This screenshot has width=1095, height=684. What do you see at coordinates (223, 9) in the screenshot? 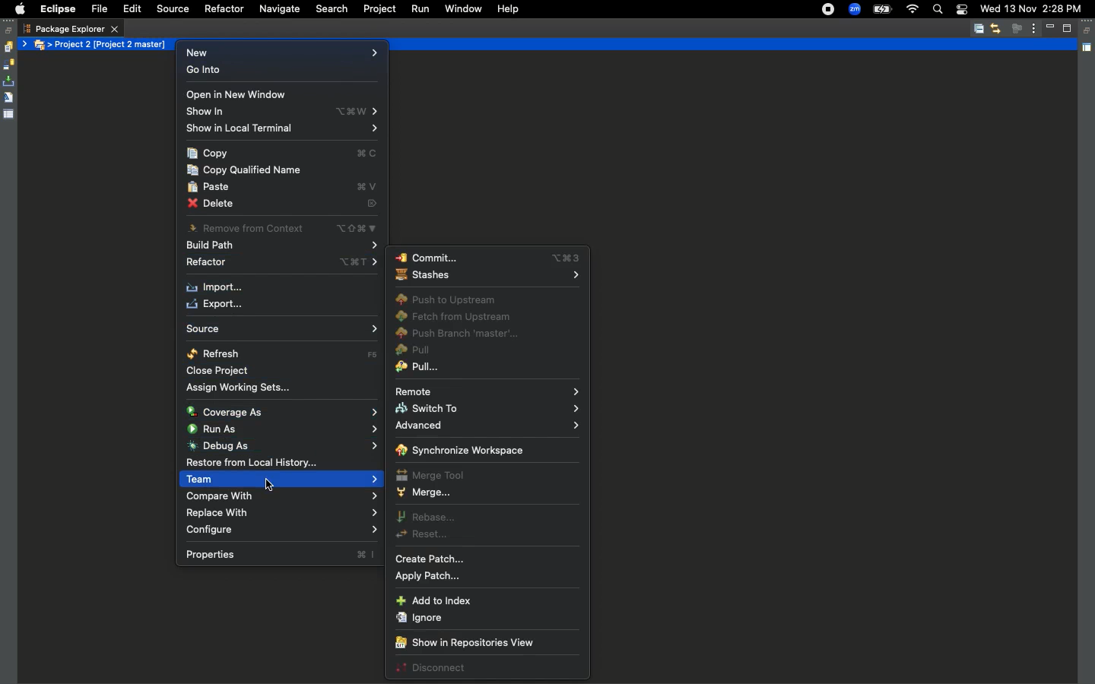
I see `Refactor` at bounding box center [223, 9].